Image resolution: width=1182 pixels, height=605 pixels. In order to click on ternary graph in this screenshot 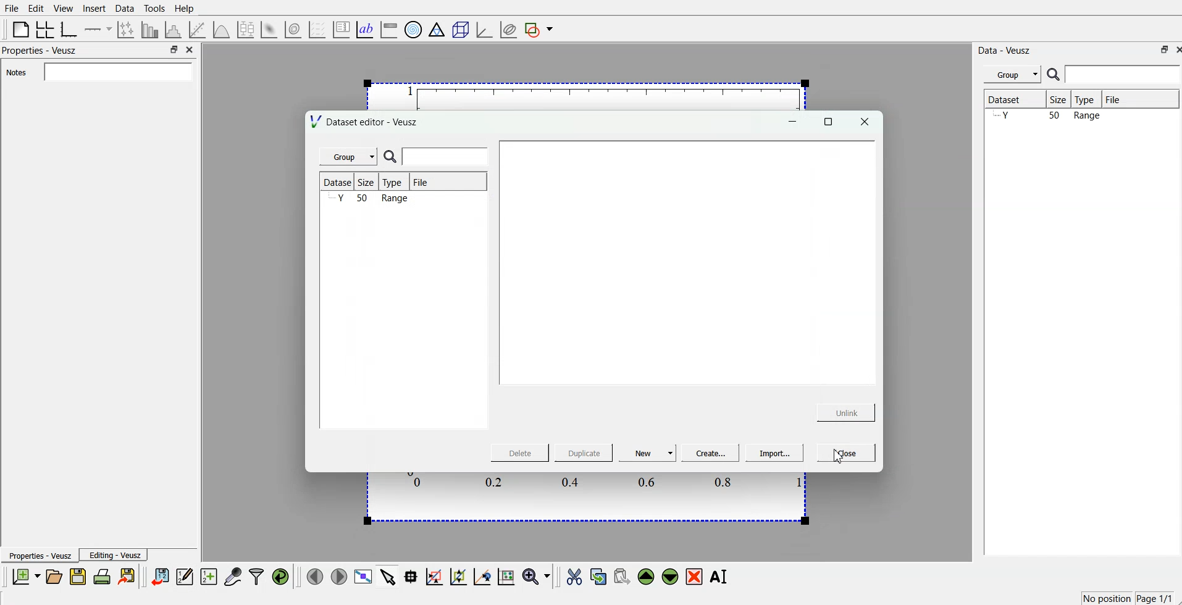, I will do `click(437, 28)`.